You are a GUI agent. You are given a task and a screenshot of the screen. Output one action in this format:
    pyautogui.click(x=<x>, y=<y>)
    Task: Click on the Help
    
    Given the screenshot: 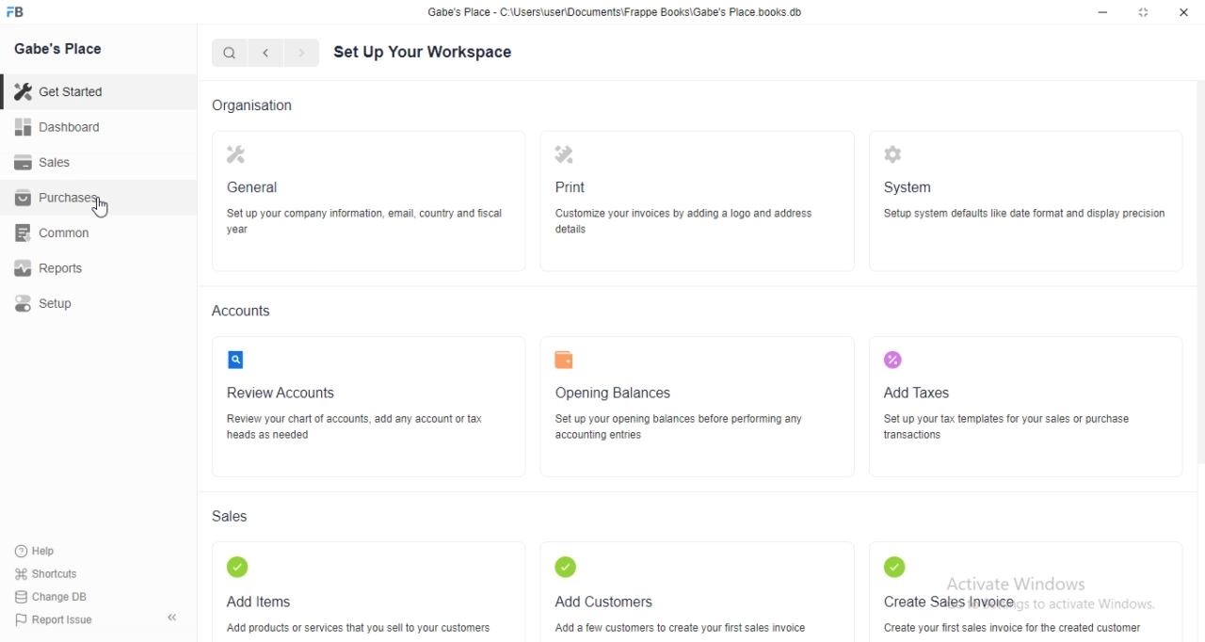 What is the action you would take?
    pyautogui.click(x=46, y=552)
    